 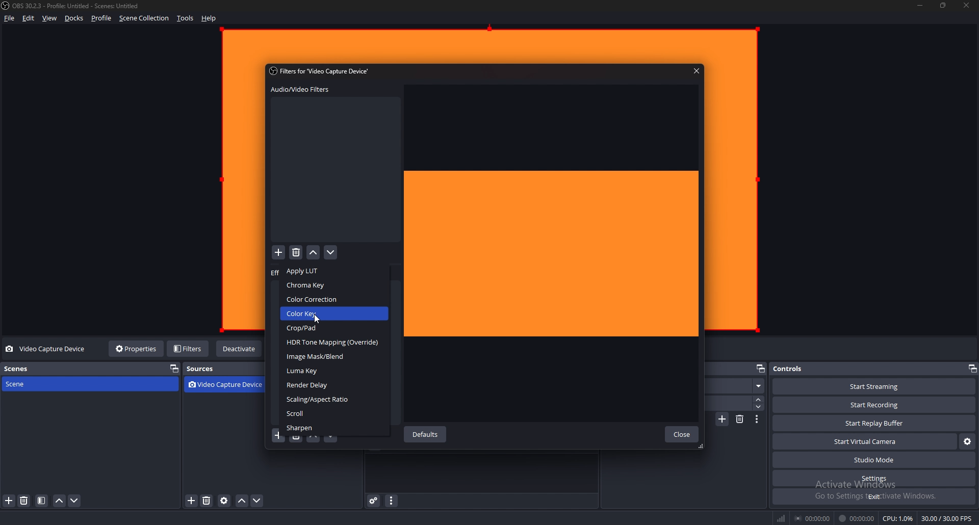 I want to click on studio mode, so click(x=873, y=460).